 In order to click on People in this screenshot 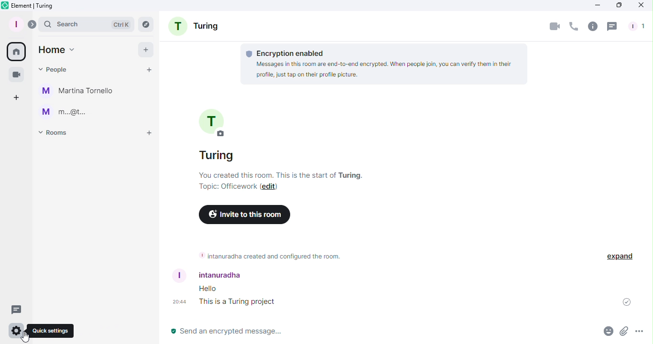, I will do `click(54, 69)`.